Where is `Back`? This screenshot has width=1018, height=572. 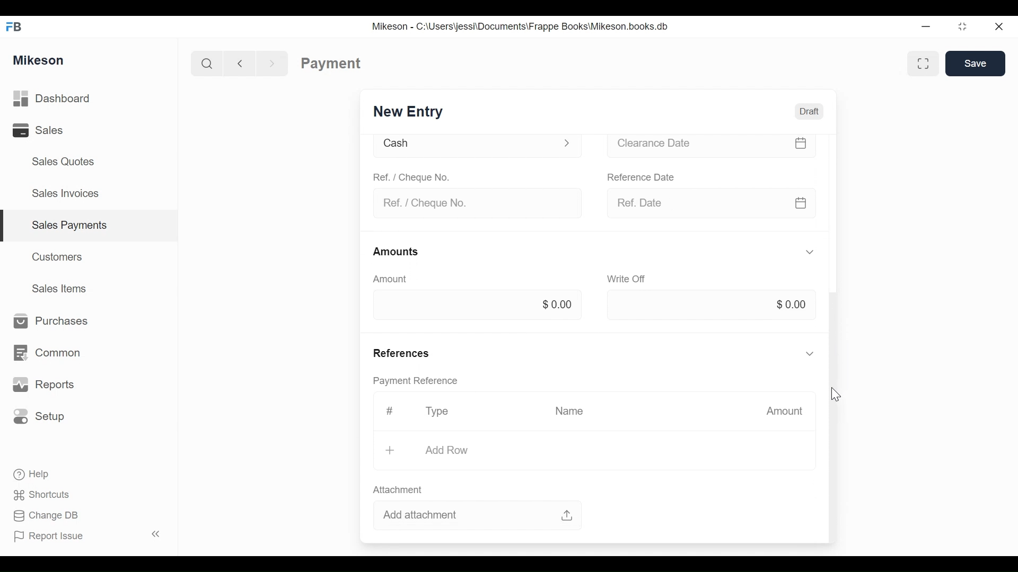
Back is located at coordinates (244, 62).